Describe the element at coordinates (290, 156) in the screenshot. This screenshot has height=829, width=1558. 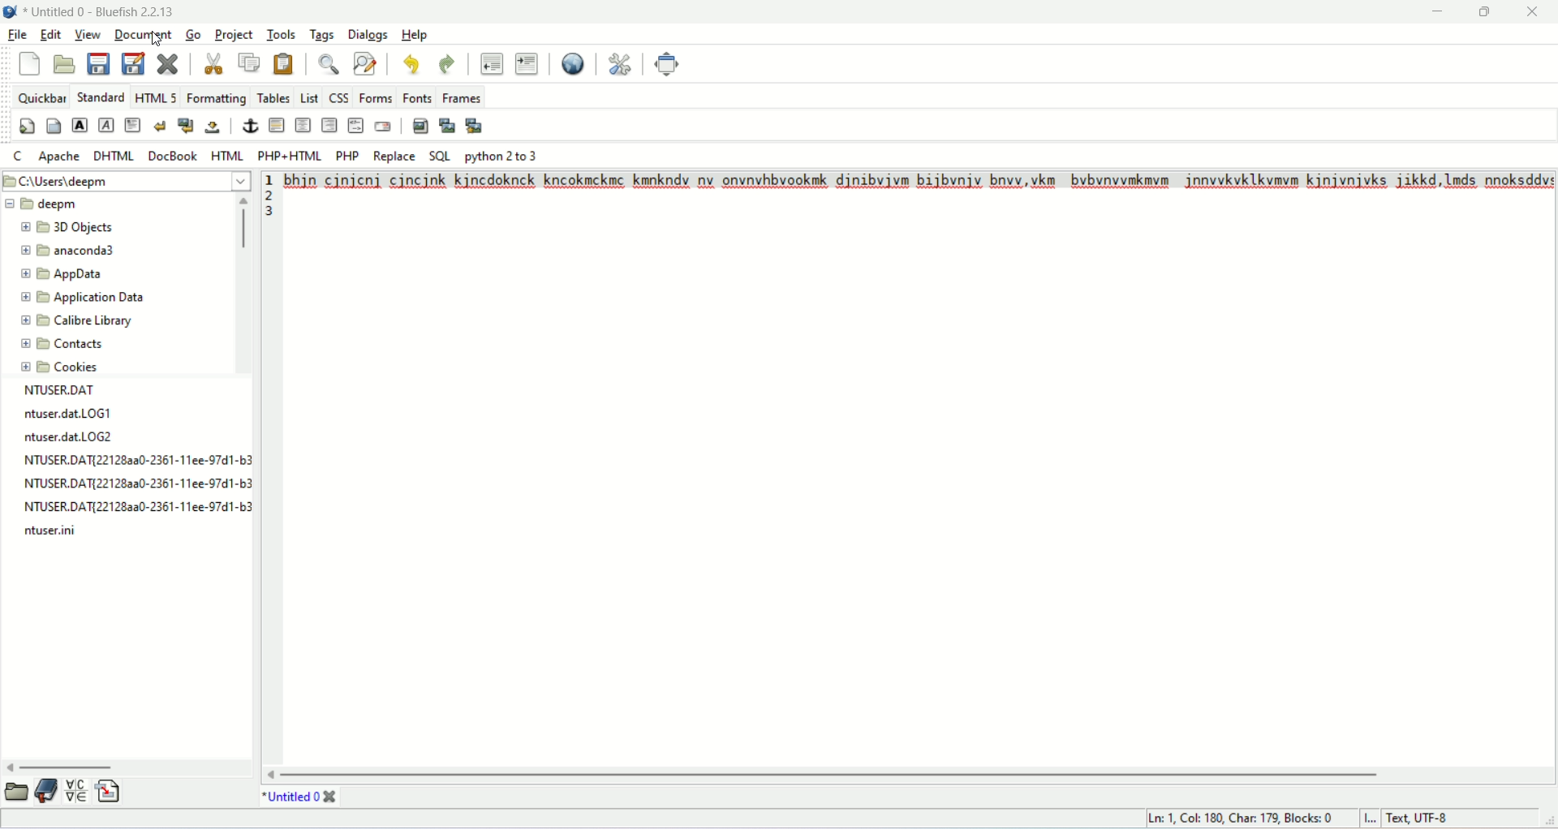
I see `PHP+HTML` at that location.